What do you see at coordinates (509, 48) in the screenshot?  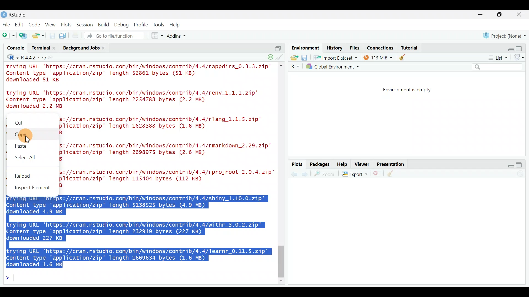 I see `Restore down` at bounding box center [509, 48].